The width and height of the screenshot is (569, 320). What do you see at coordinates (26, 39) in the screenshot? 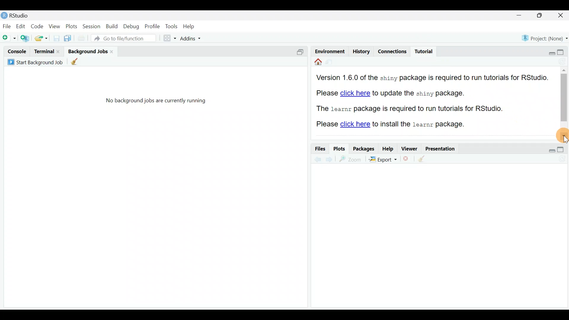
I see `Create a project` at bounding box center [26, 39].